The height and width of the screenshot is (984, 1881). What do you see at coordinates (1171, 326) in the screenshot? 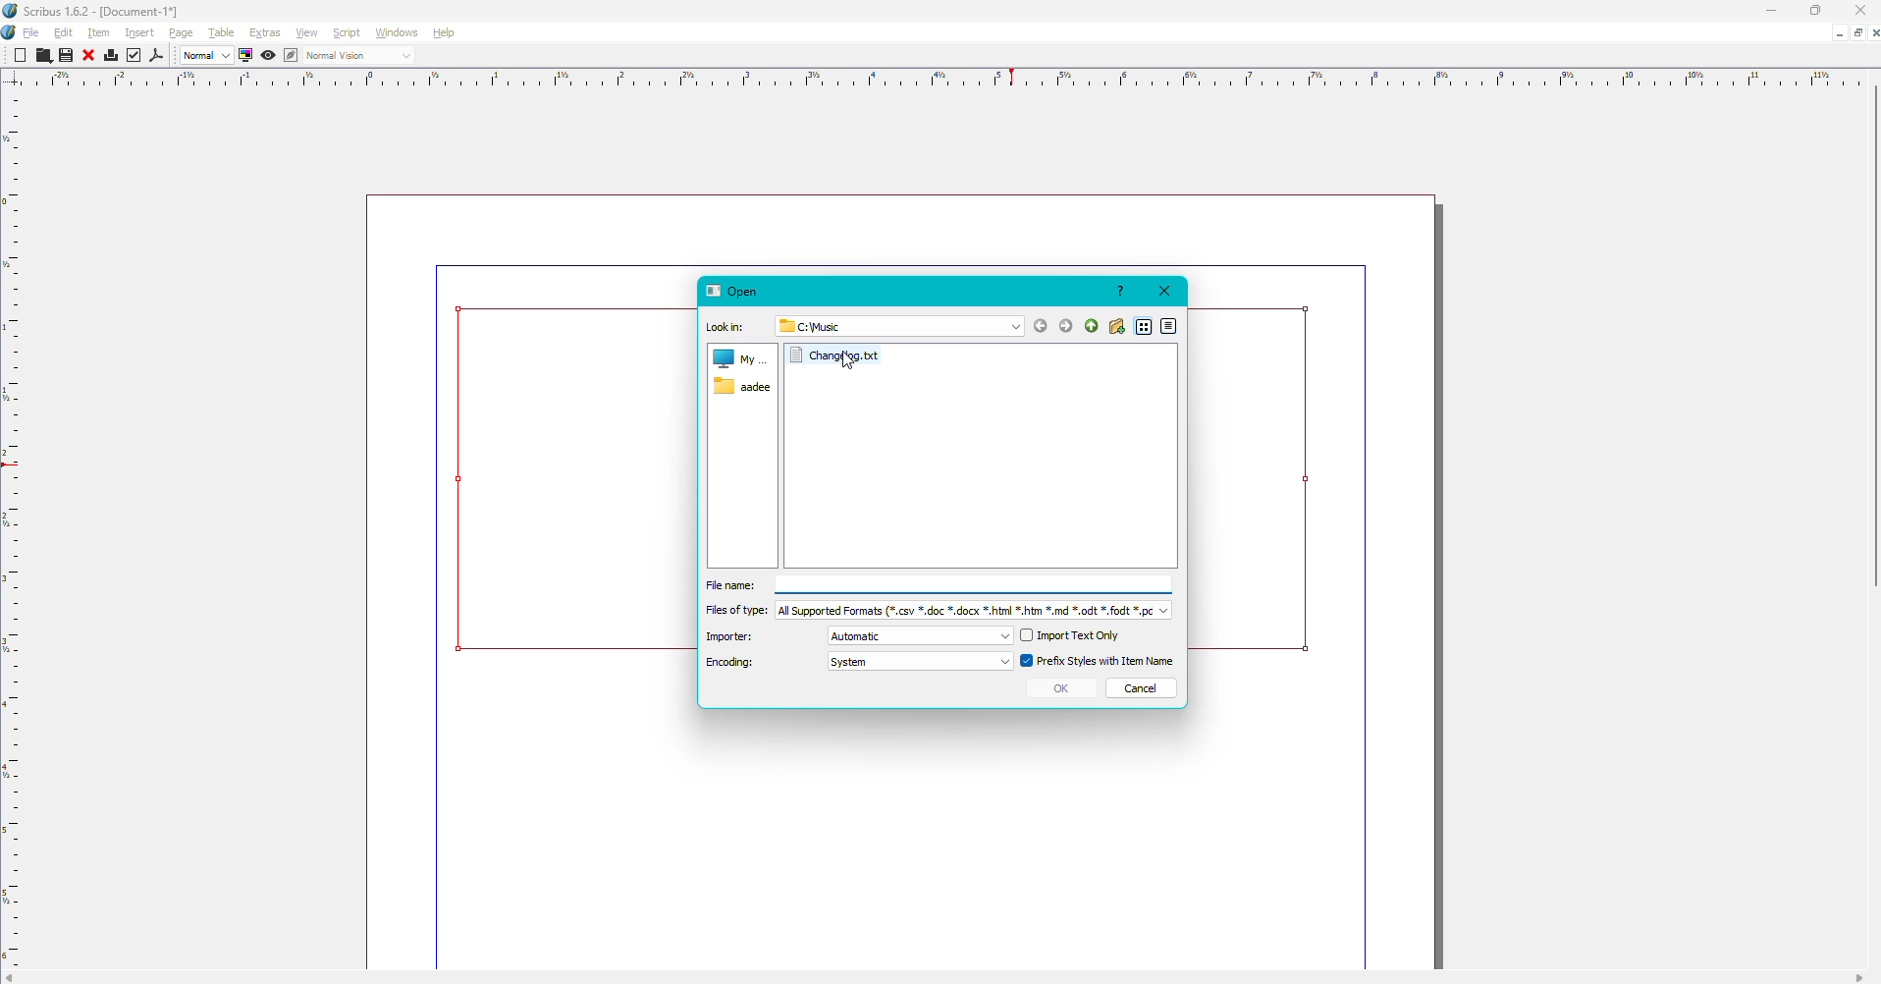
I see `more options` at bounding box center [1171, 326].